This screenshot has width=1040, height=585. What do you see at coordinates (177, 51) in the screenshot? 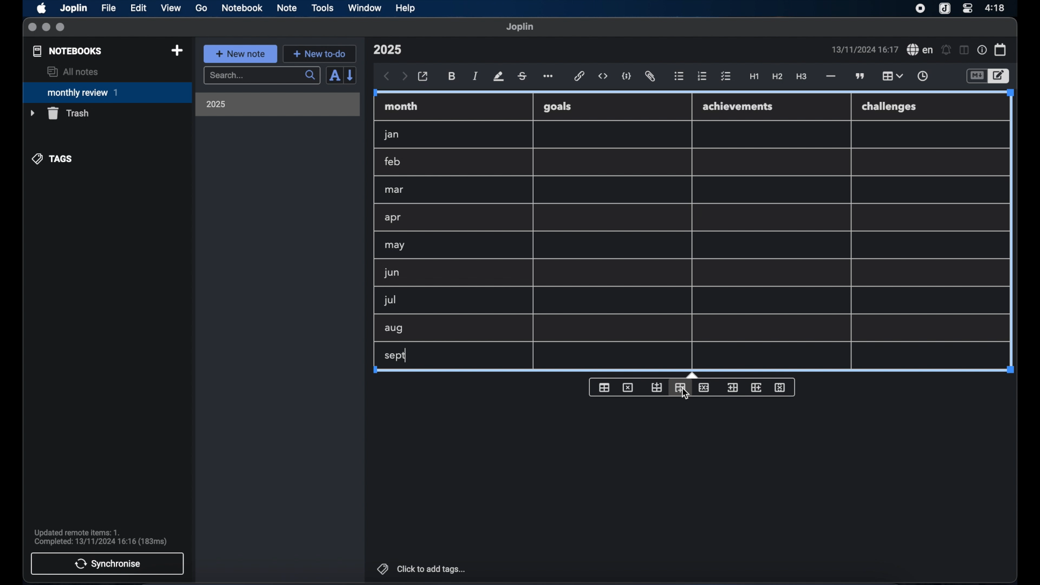
I see `new notebook` at bounding box center [177, 51].